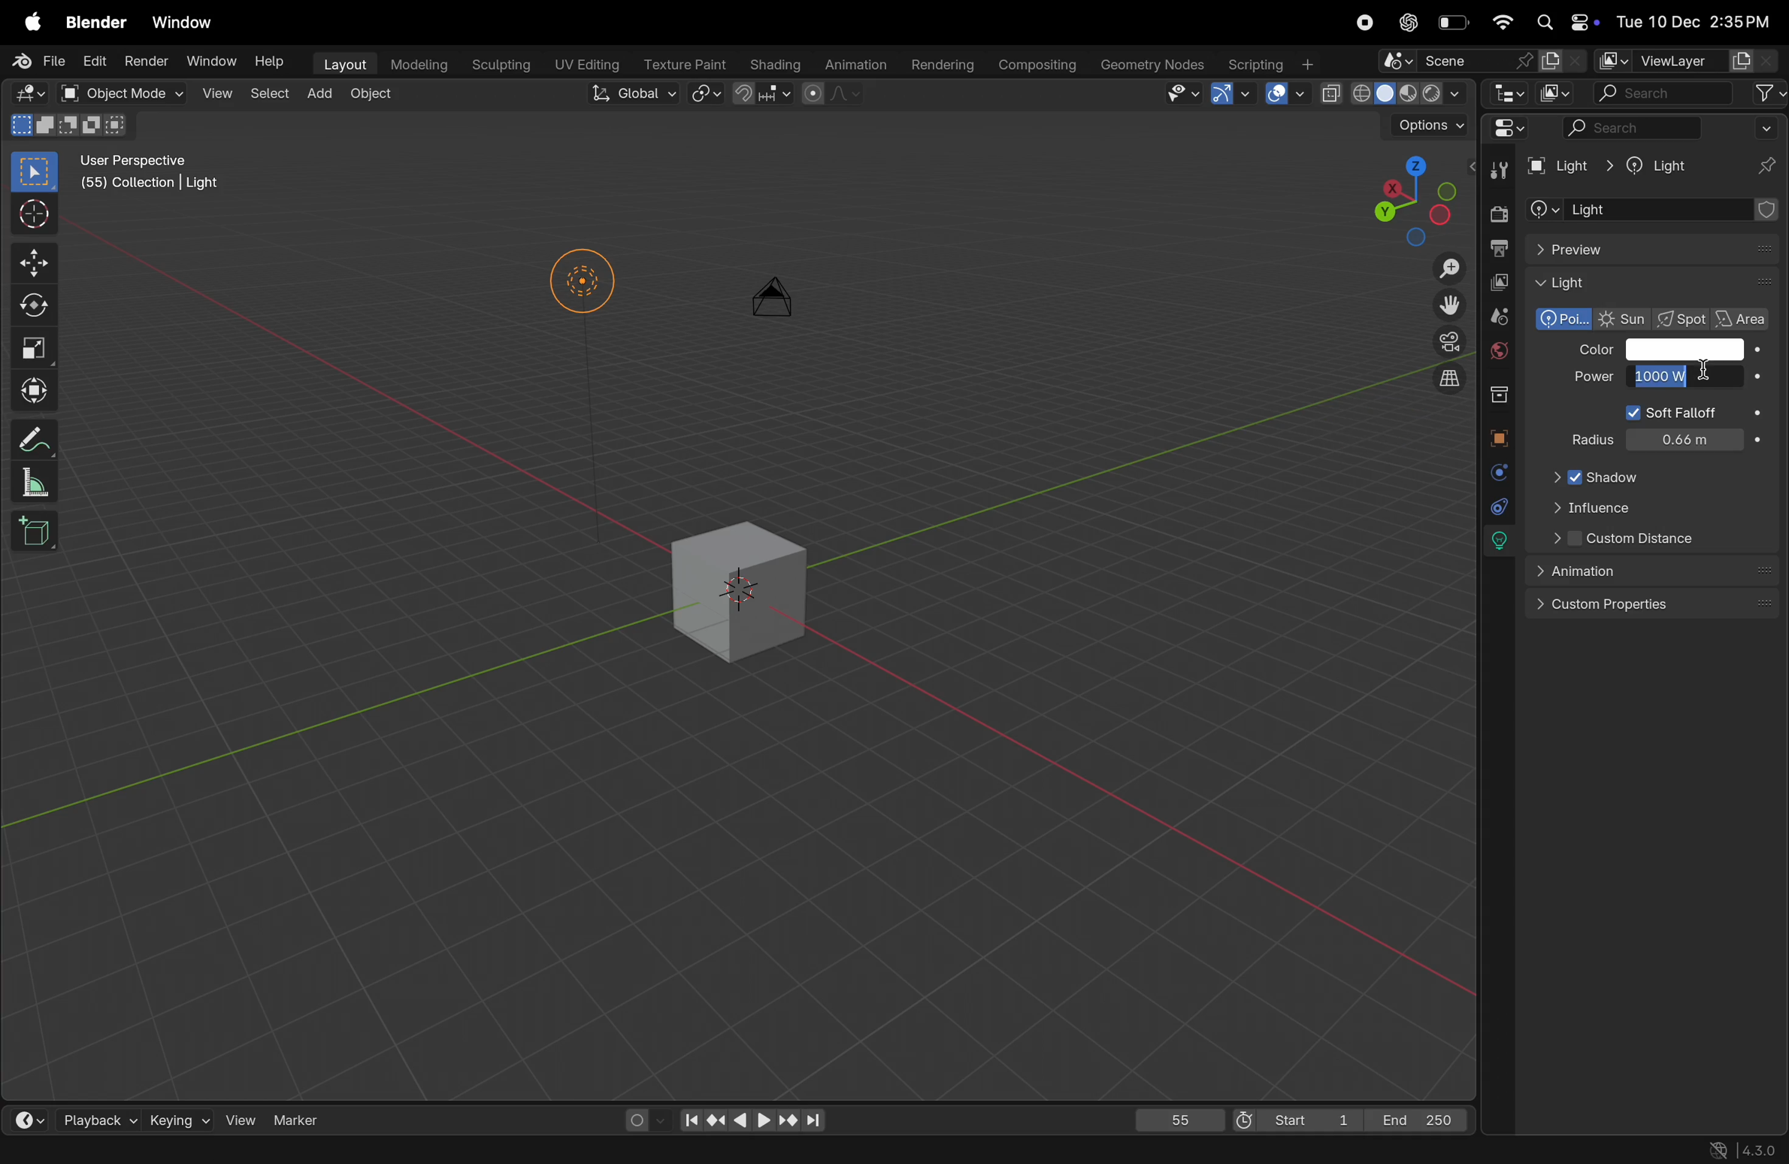 The image size is (1789, 1164). What do you see at coordinates (1500, 353) in the screenshot?
I see `world` at bounding box center [1500, 353].